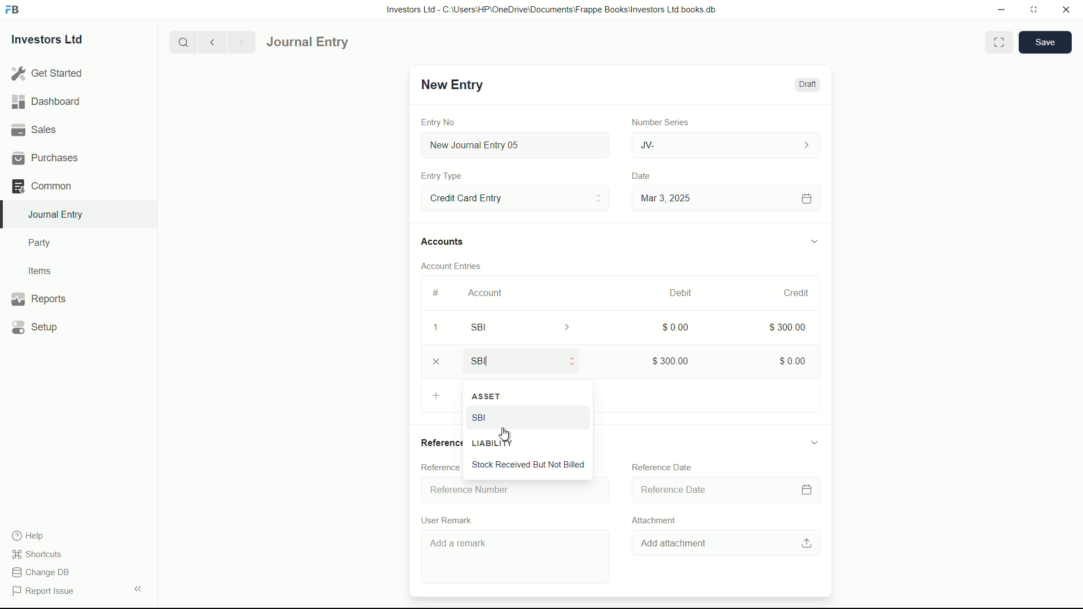 The height and width of the screenshot is (609, 1083). Describe the element at coordinates (1033, 8) in the screenshot. I see `maximize` at that location.